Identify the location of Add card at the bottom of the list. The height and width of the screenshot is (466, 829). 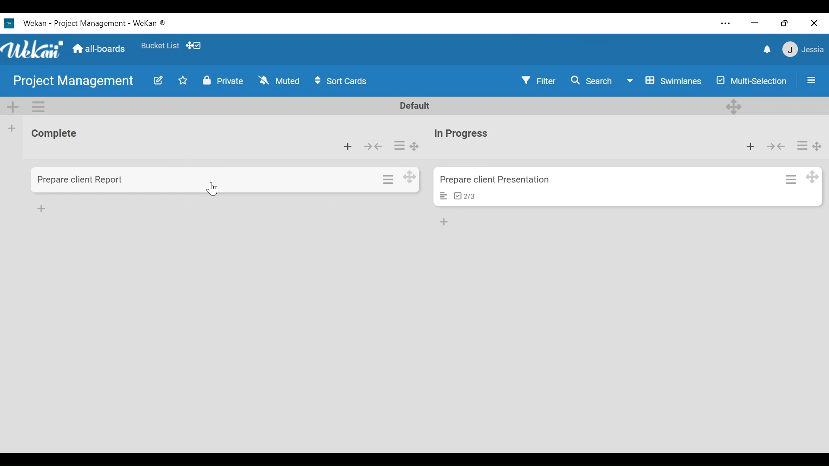
(444, 222).